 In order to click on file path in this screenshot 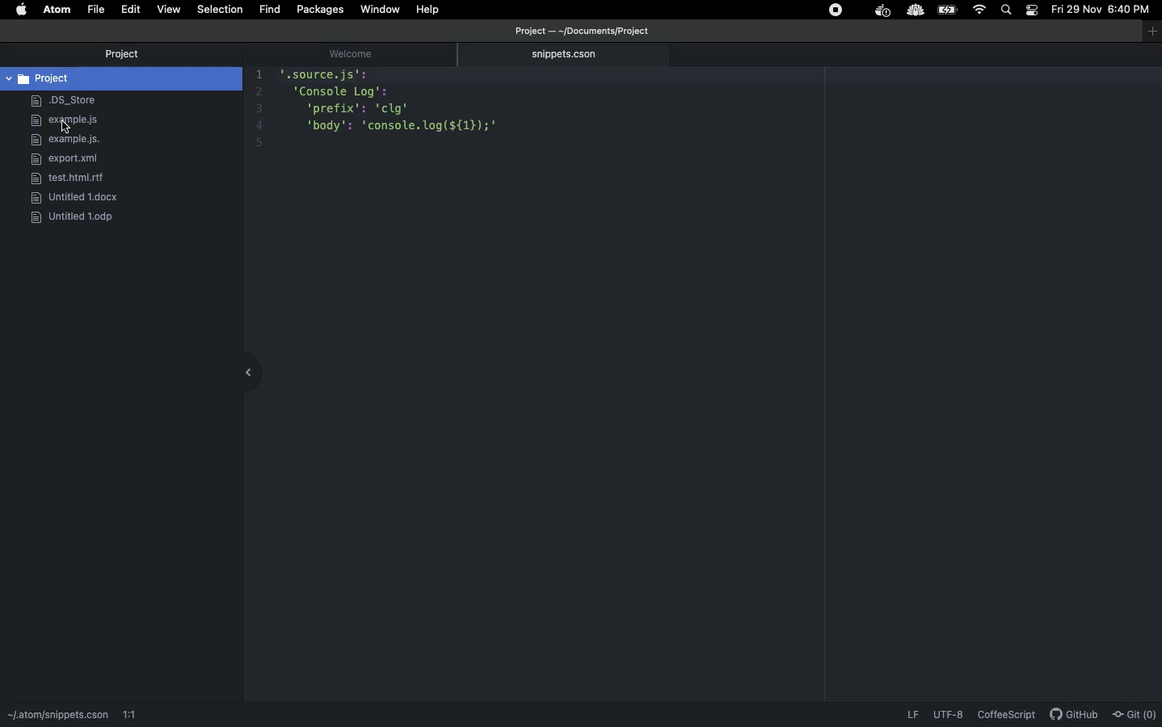, I will do `click(576, 31)`.